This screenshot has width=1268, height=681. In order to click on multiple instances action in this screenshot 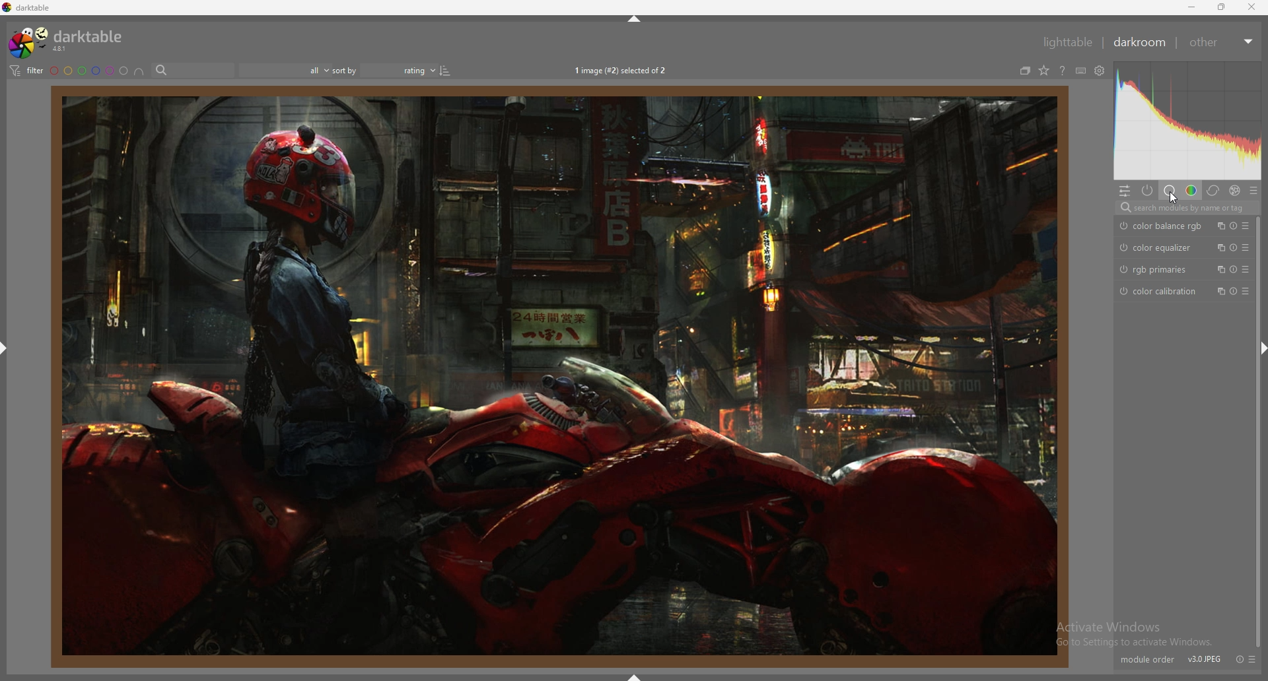, I will do `click(1220, 225)`.